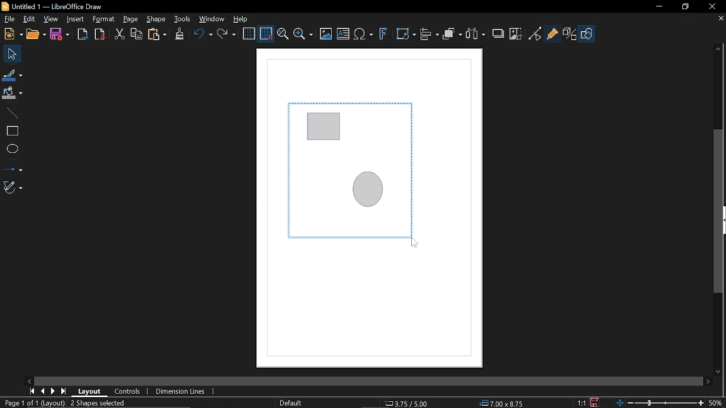 Image resolution: width=726 pixels, height=408 pixels. What do you see at coordinates (157, 35) in the screenshot?
I see `Paste` at bounding box center [157, 35].